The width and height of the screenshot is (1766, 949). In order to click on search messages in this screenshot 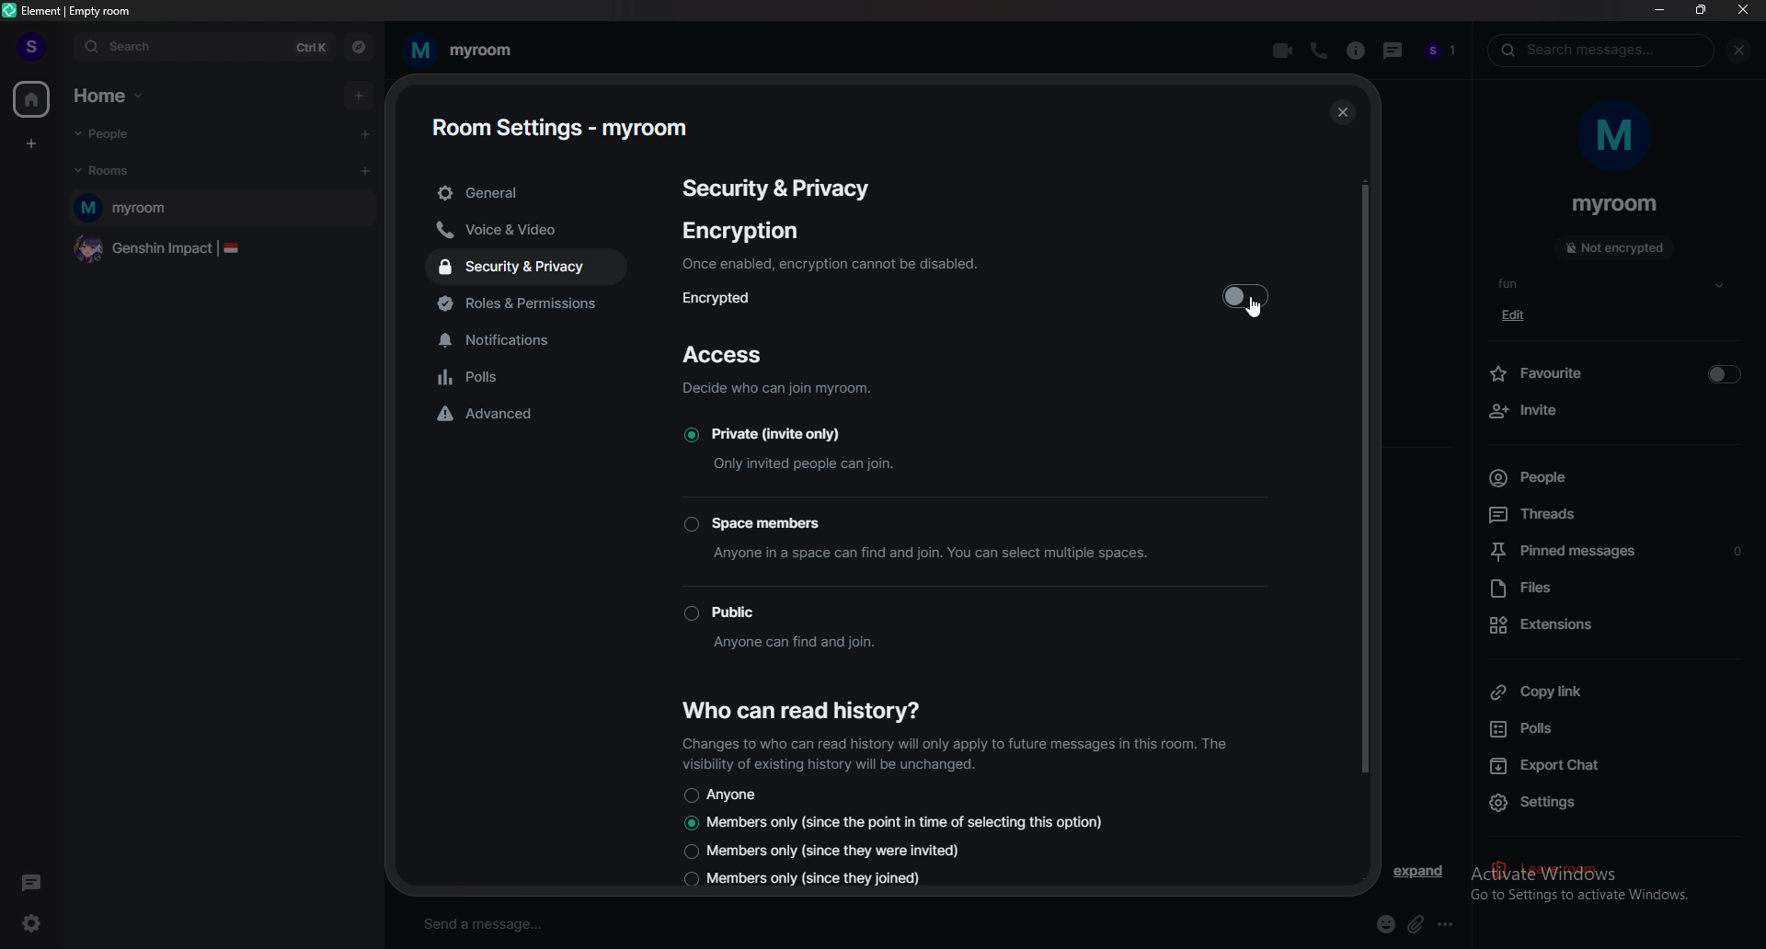, I will do `click(1606, 49)`.